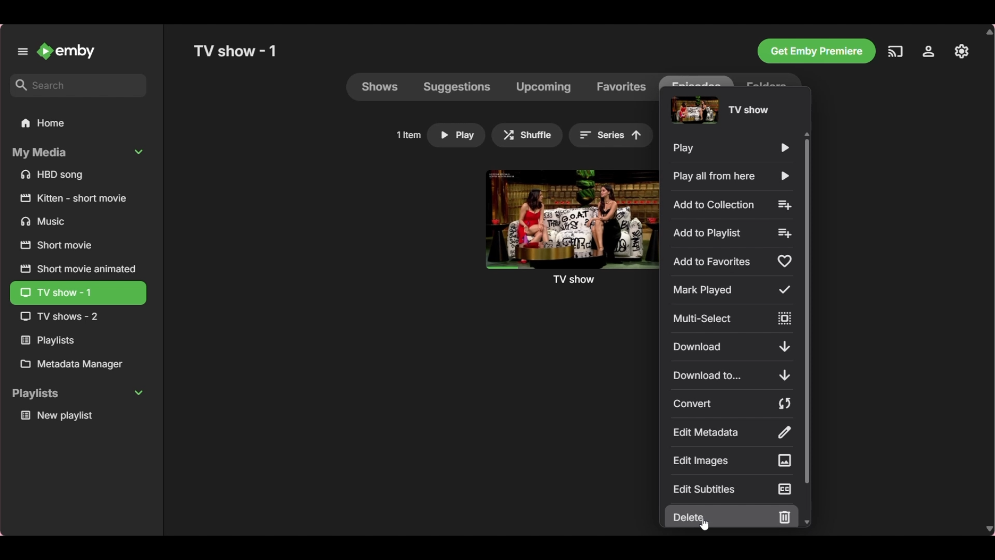 This screenshot has width=995, height=560. Describe the element at coordinates (732, 176) in the screenshot. I see `Play all from here` at that location.